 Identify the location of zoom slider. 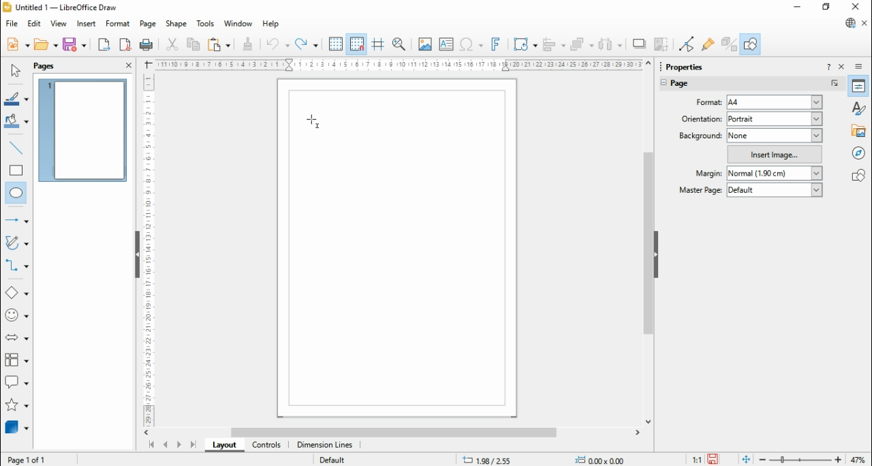
(800, 460).